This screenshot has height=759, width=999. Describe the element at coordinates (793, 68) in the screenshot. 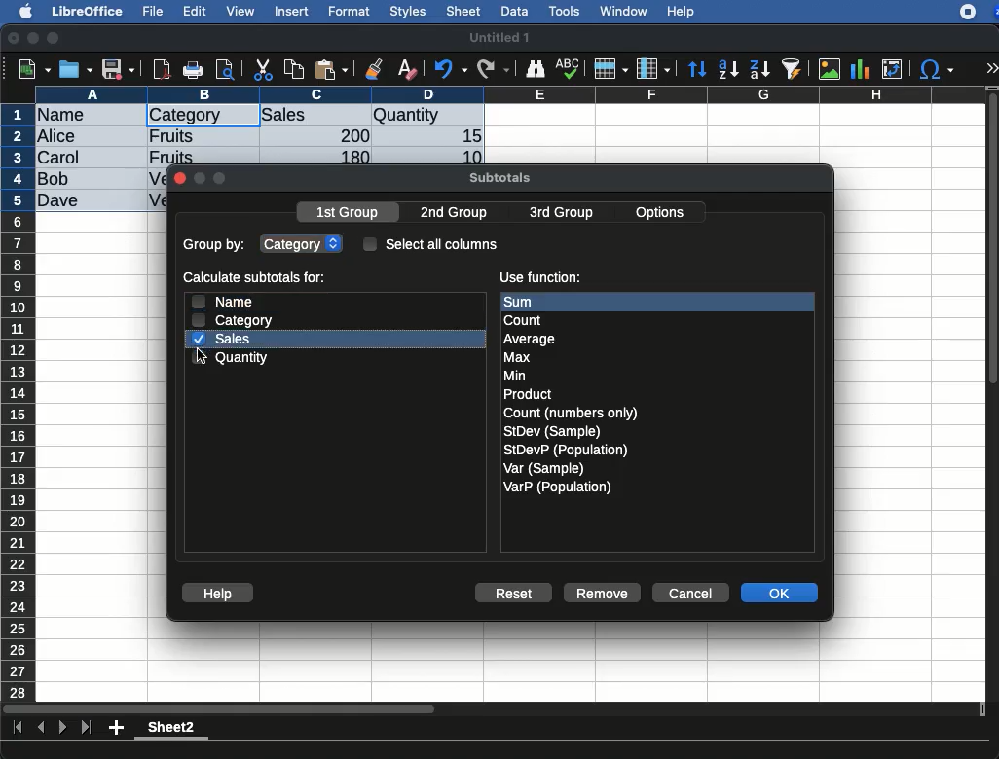

I see `autofilter` at that location.